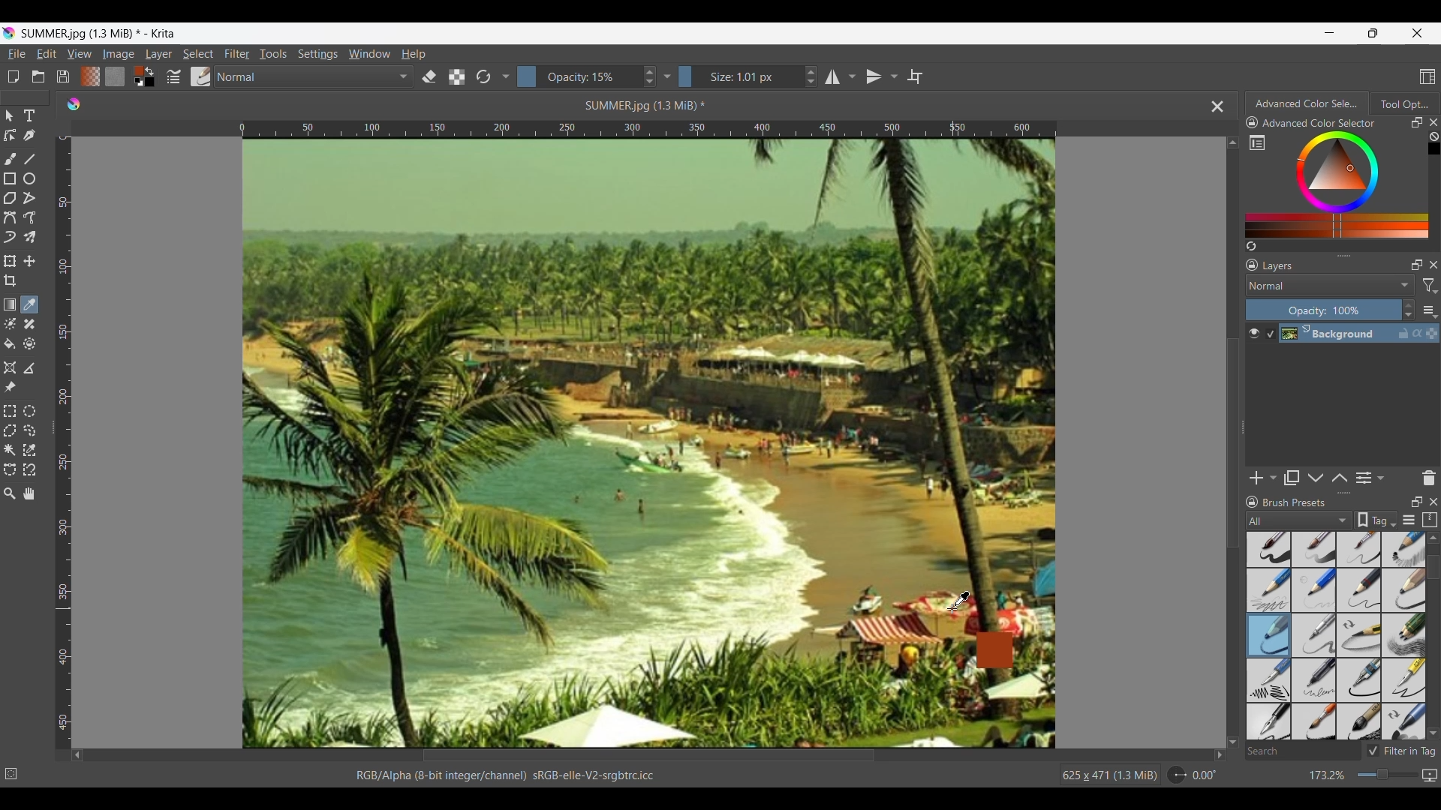 This screenshot has height=810, width=1441. Describe the element at coordinates (29, 325) in the screenshot. I see `Smart patch tool` at that location.